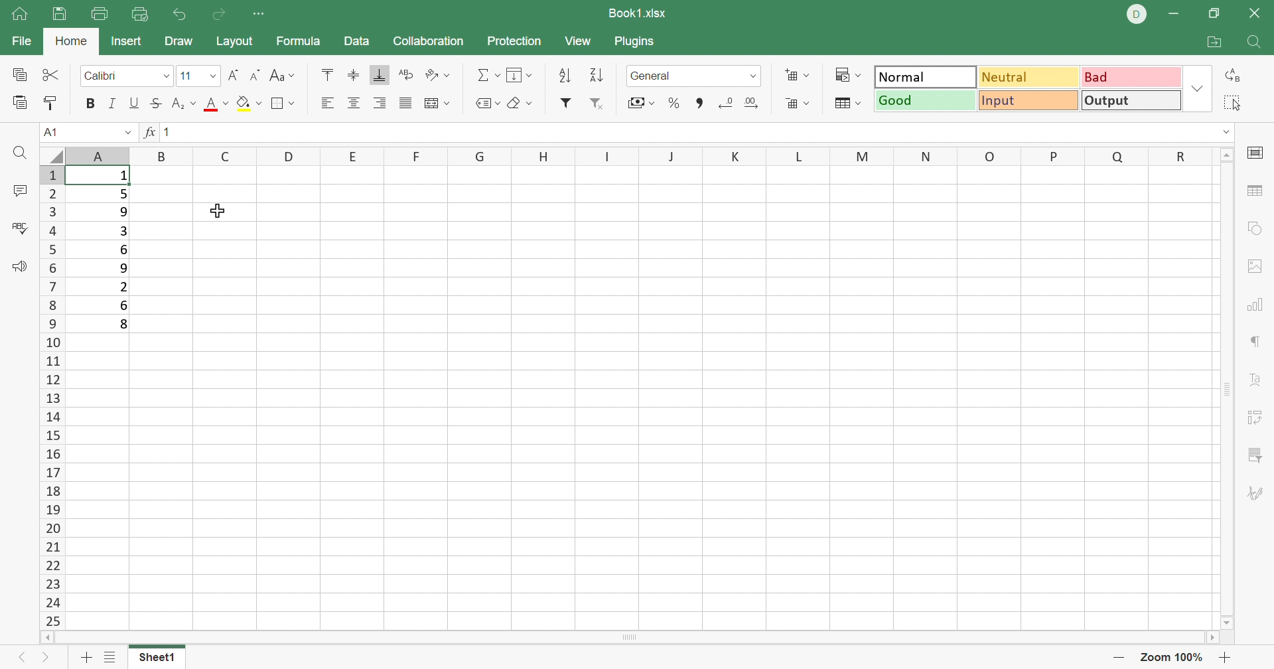 The height and width of the screenshot is (669, 1274). What do you see at coordinates (124, 214) in the screenshot?
I see `9` at bounding box center [124, 214].